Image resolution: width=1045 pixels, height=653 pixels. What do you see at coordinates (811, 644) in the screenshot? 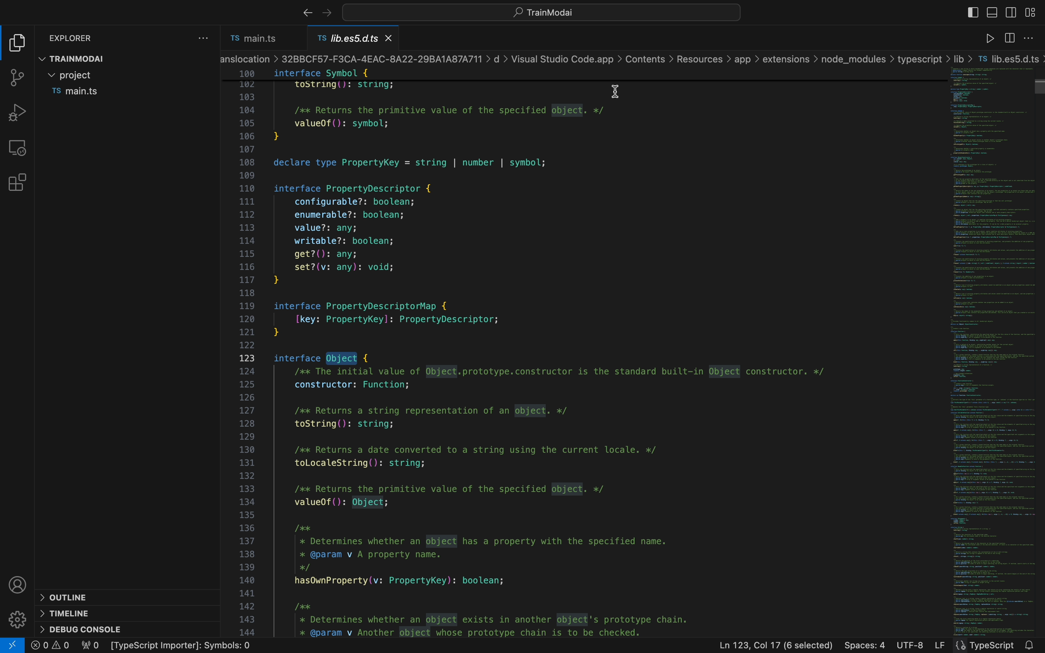
I see `16 Selected` at bounding box center [811, 644].